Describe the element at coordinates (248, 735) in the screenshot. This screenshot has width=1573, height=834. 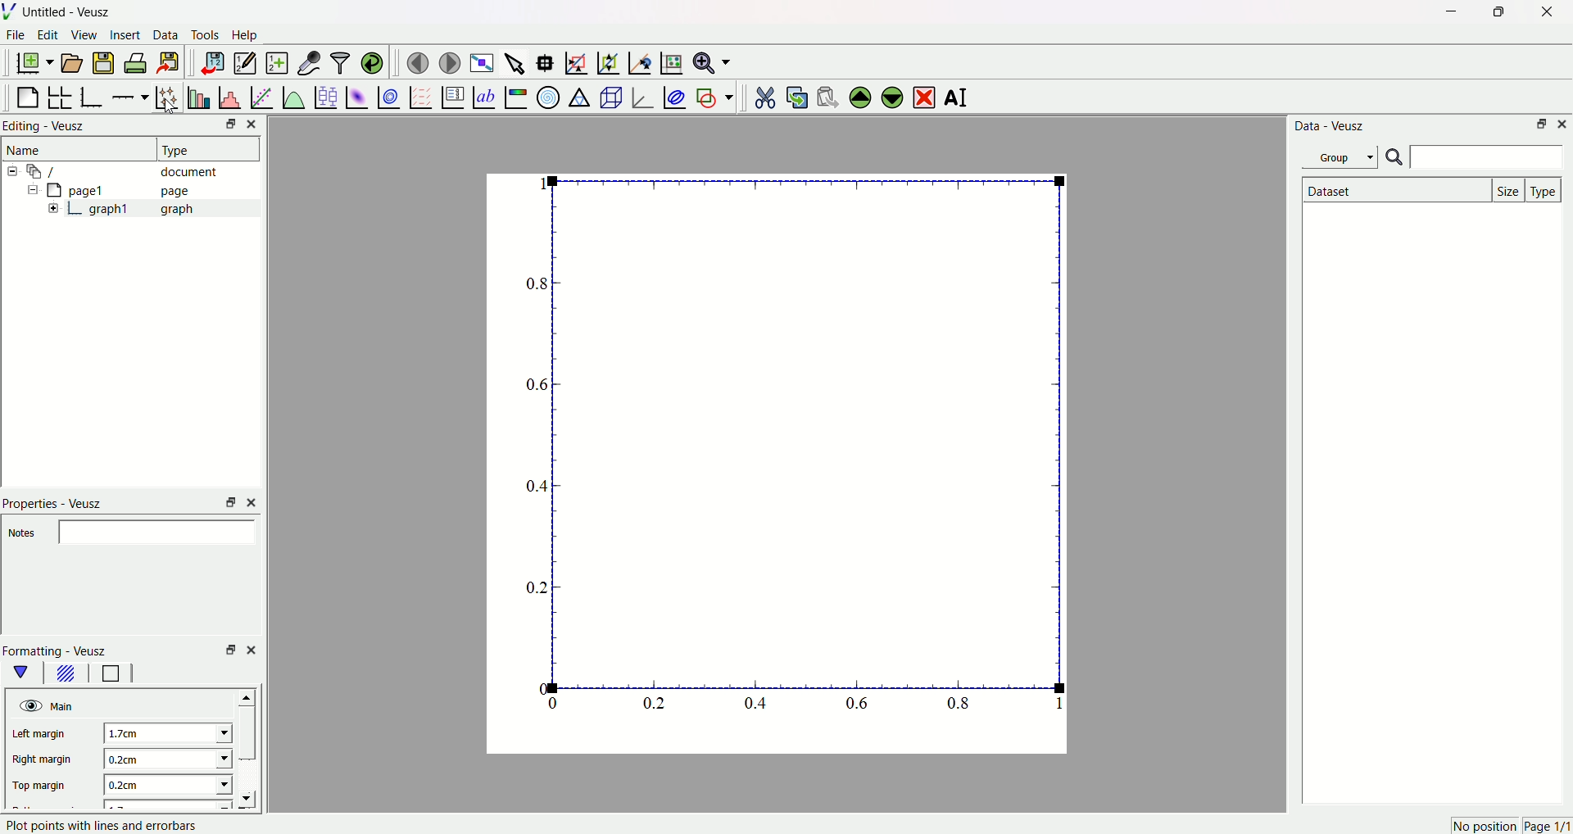
I see `scroll bar` at that location.